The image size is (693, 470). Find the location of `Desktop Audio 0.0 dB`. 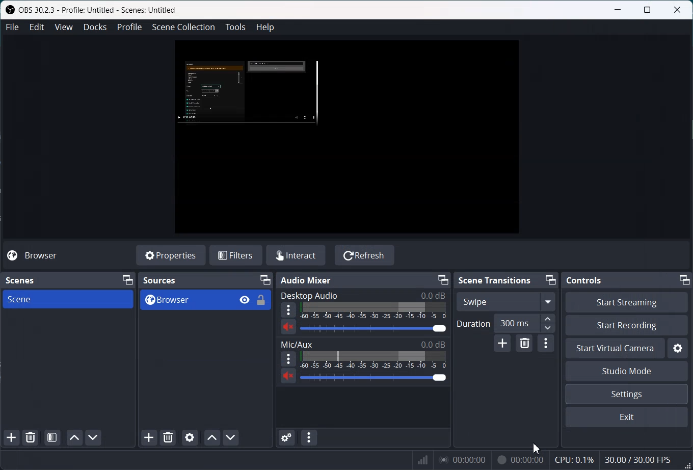

Desktop Audio 0.0 dB is located at coordinates (363, 295).